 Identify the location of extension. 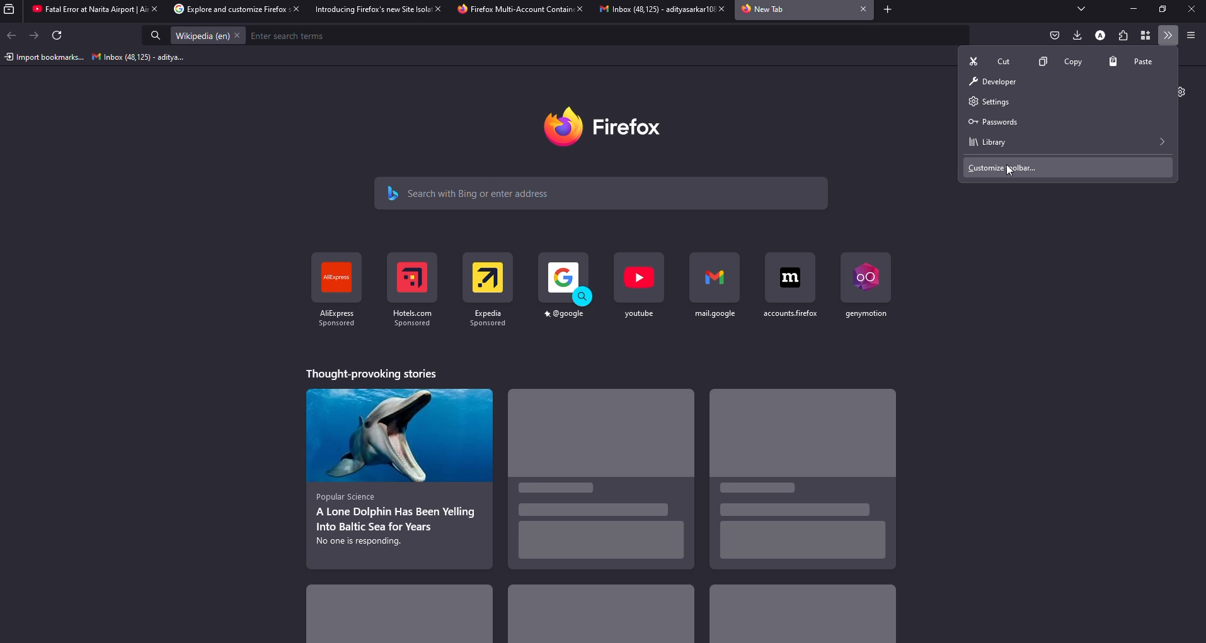
(1123, 35).